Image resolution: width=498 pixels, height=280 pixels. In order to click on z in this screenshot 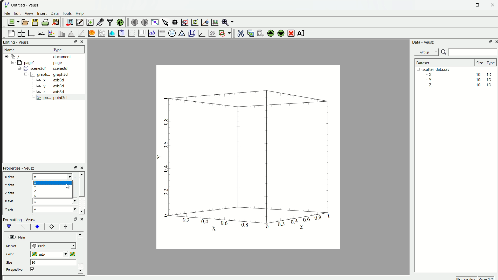, I will do `click(58, 176)`.